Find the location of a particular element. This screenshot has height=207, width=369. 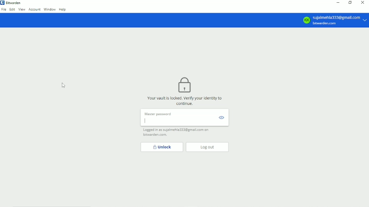

Edit is located at coordinates (12, 10).